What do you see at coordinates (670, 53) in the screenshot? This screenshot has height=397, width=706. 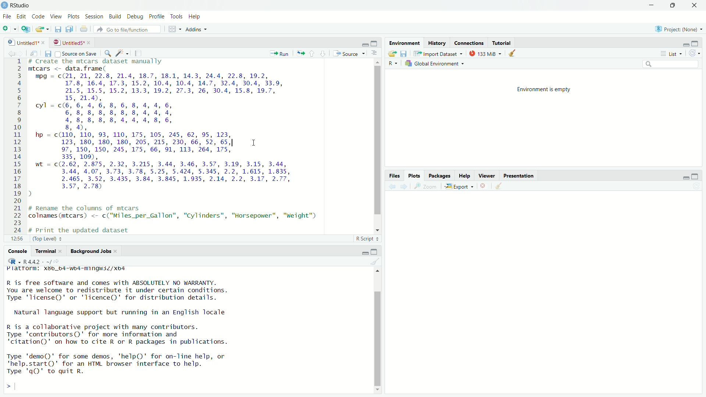 I see `List =` at bounding box center [670, 53].